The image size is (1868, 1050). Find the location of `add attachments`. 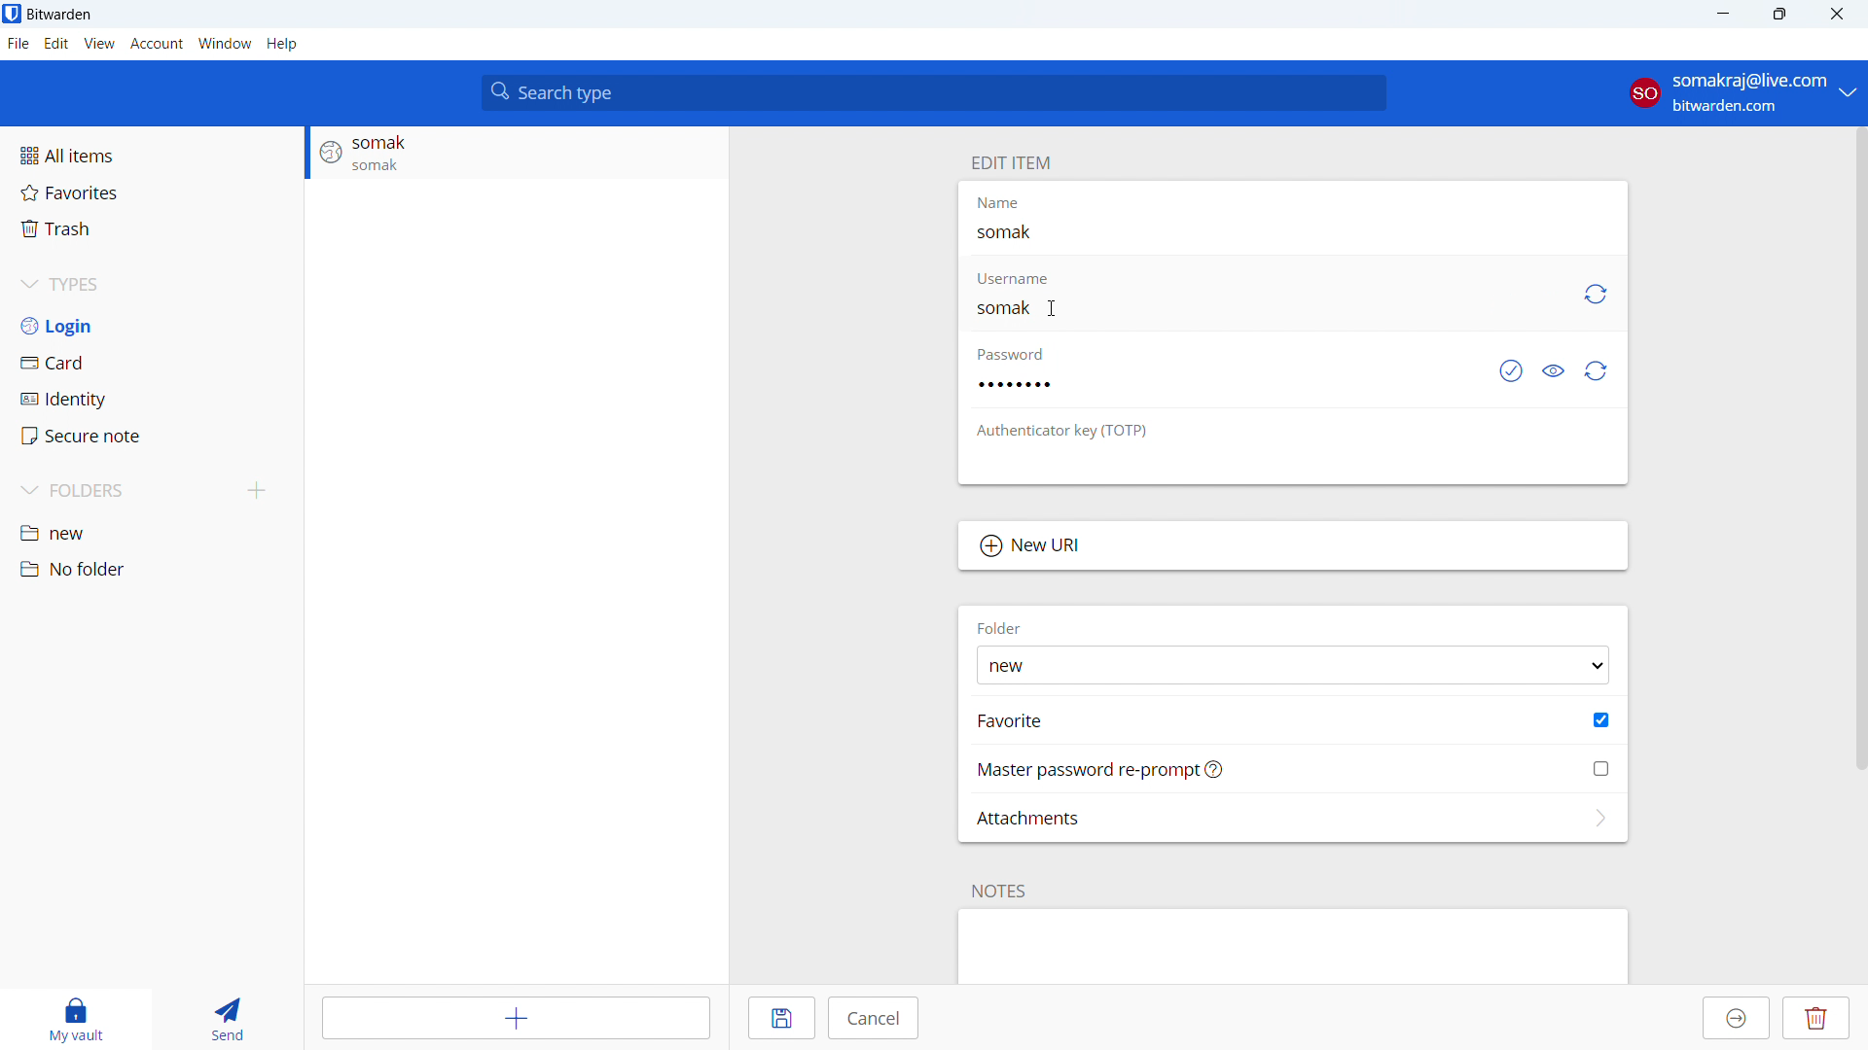

add attachments is located at coordinates (1293, 818).